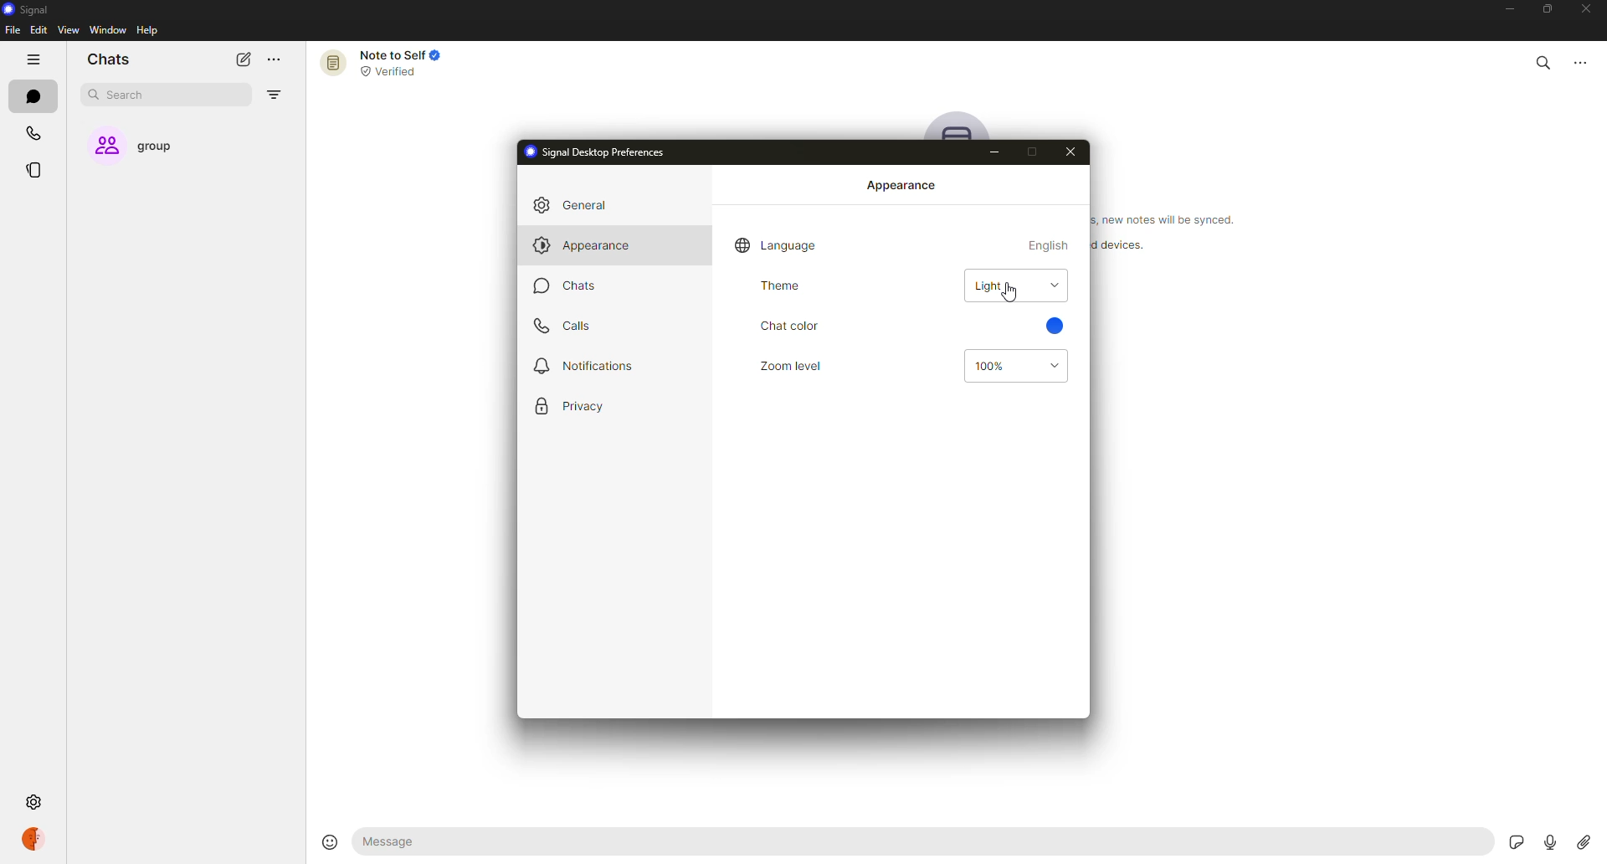 The height and width of the screenshot is (864, 1607). What do you see at coordinates (467, 842) in the screenshot?
I see `message` at bounding box center [467, 842].